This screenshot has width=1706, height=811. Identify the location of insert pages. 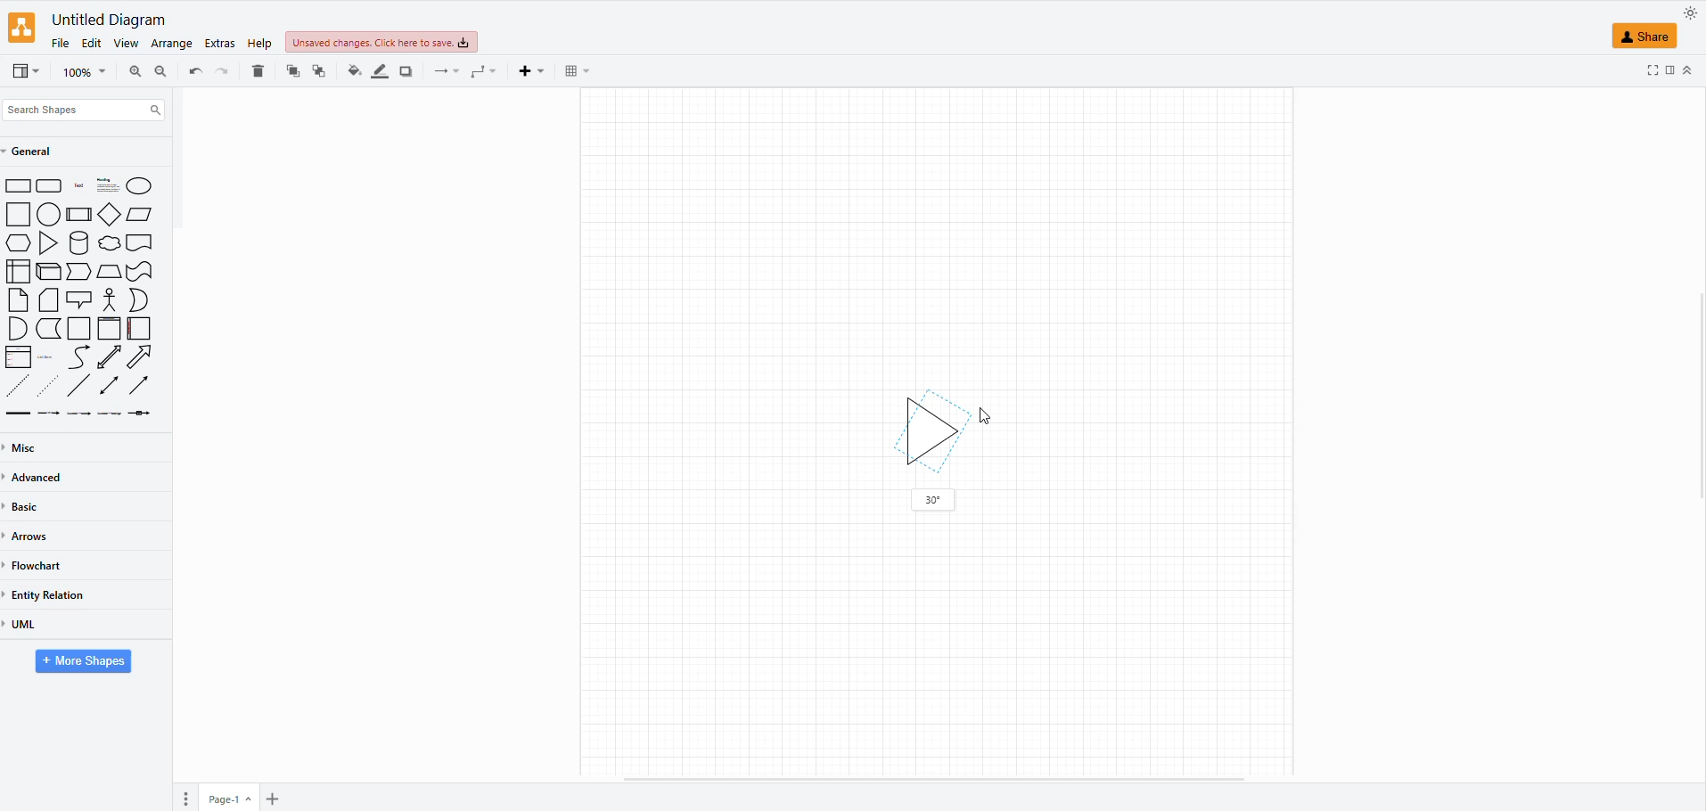
(270, 800).